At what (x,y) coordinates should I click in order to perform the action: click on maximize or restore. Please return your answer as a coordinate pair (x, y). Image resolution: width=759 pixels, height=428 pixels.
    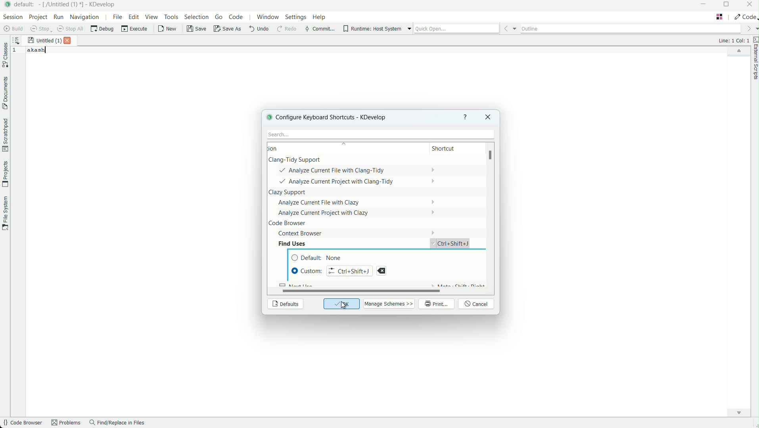
    Looking at the image, I should click on (728, 5).